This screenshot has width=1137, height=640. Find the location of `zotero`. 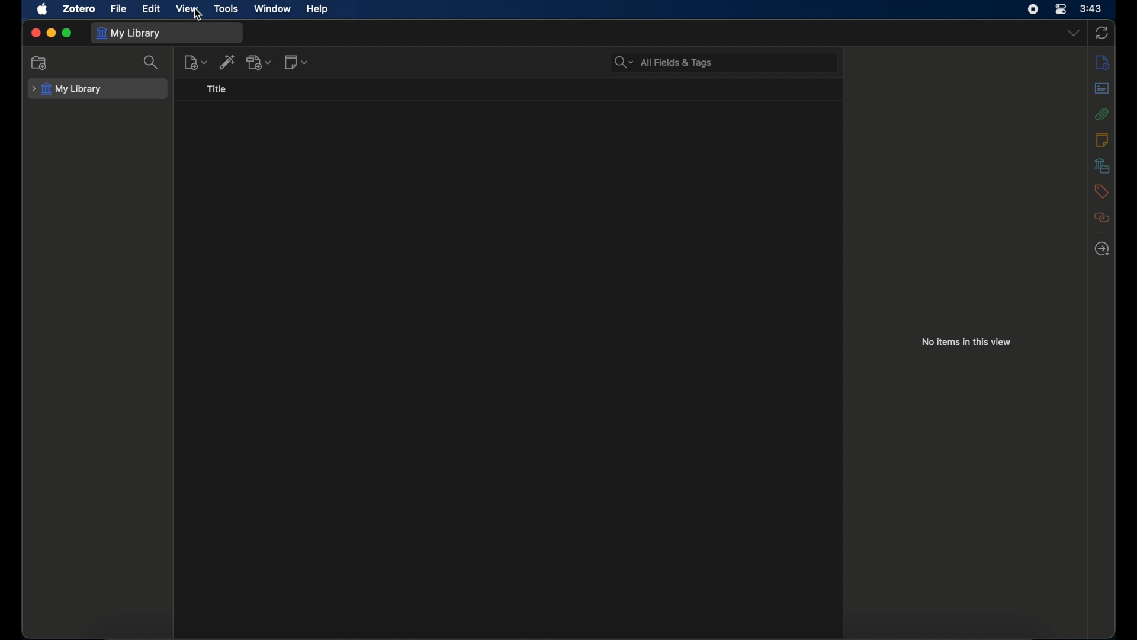

zotero is located at coordinates (79, 8).